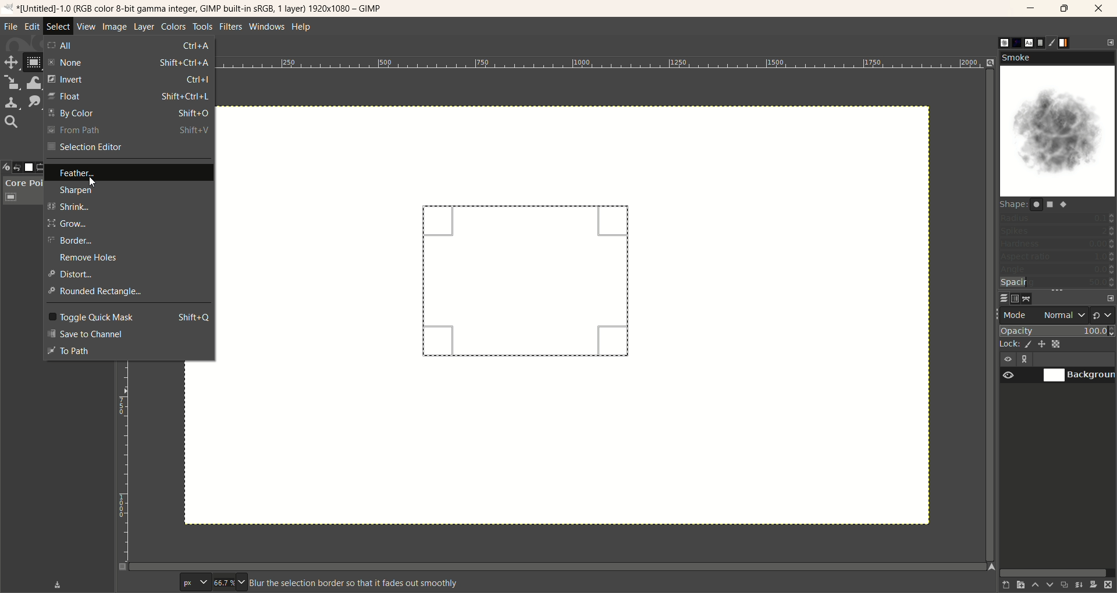 Image resolution: width=1117 pixels, height=593 pixels. I want to click on shrink, so click(127, 208).